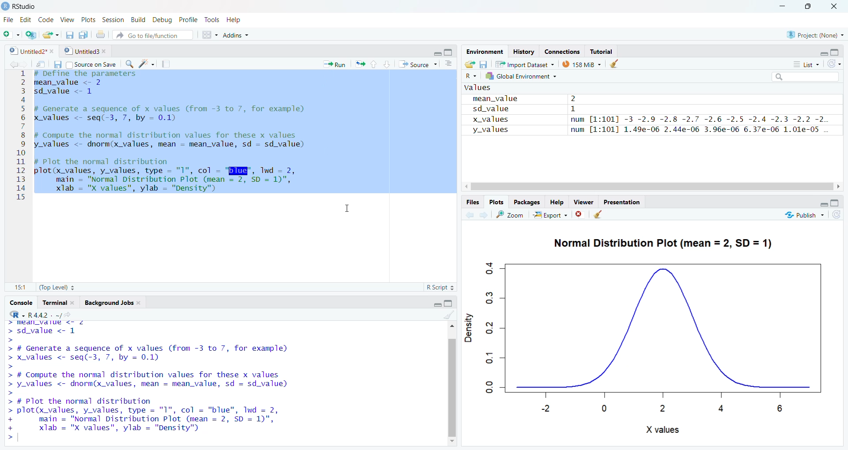 Image resolution: width=848 pixels, height=450 pixels. What do you see at coordinates (471, 75) in the screenshot?
I see `R~` at bounding box center [471, 75].